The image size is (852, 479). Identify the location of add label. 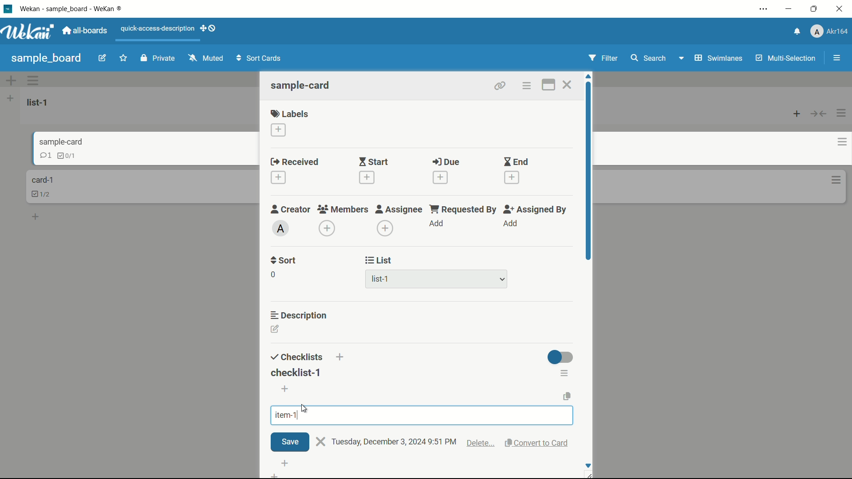
(279, 130).